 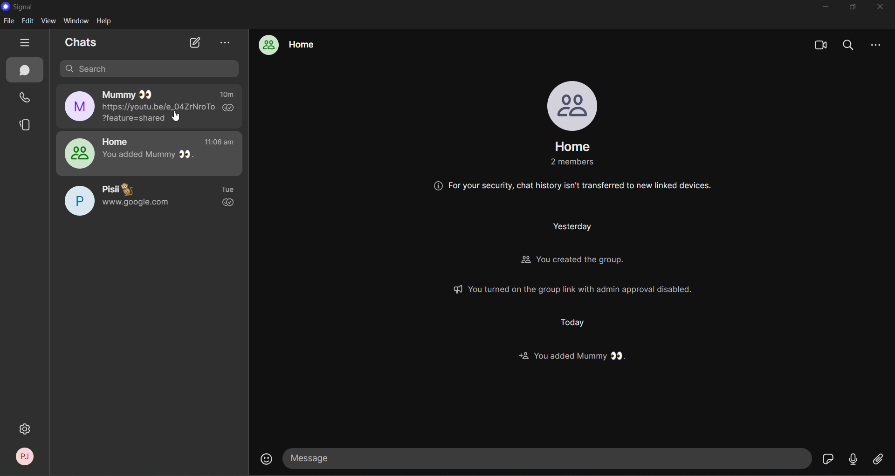 I want to click on for your security, chat history isn't transferred to new linked devices., so click(x=575, y=186).